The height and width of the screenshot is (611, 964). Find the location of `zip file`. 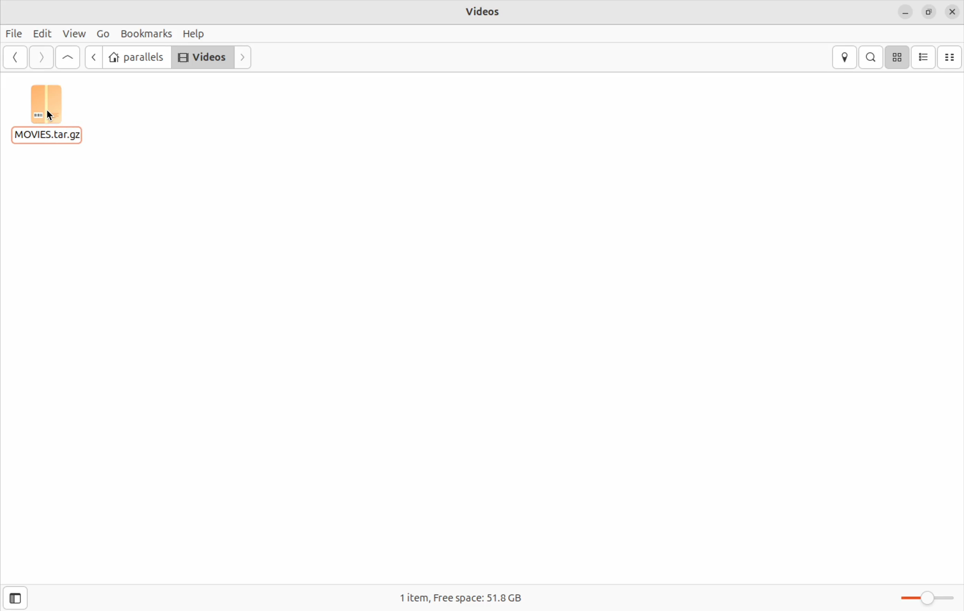

zip file is located at coordinates (51, 115).